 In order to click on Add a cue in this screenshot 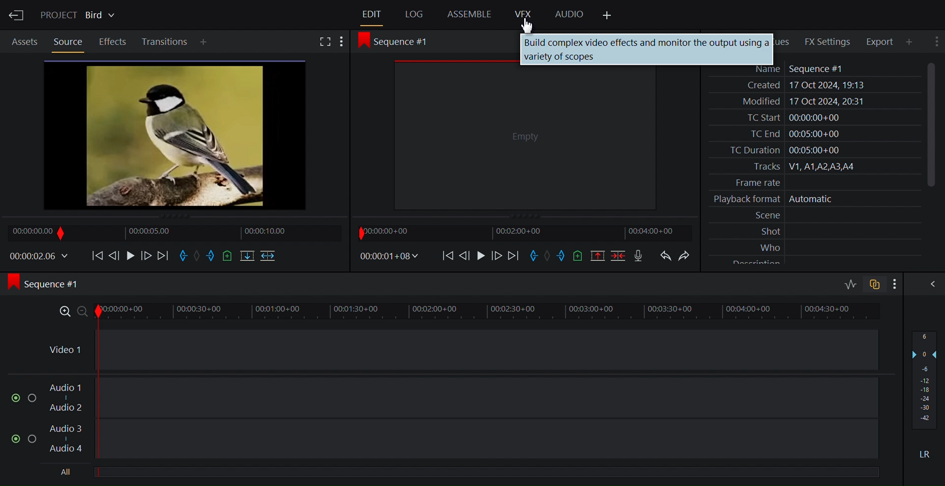, I will do `click(578, 255)`.